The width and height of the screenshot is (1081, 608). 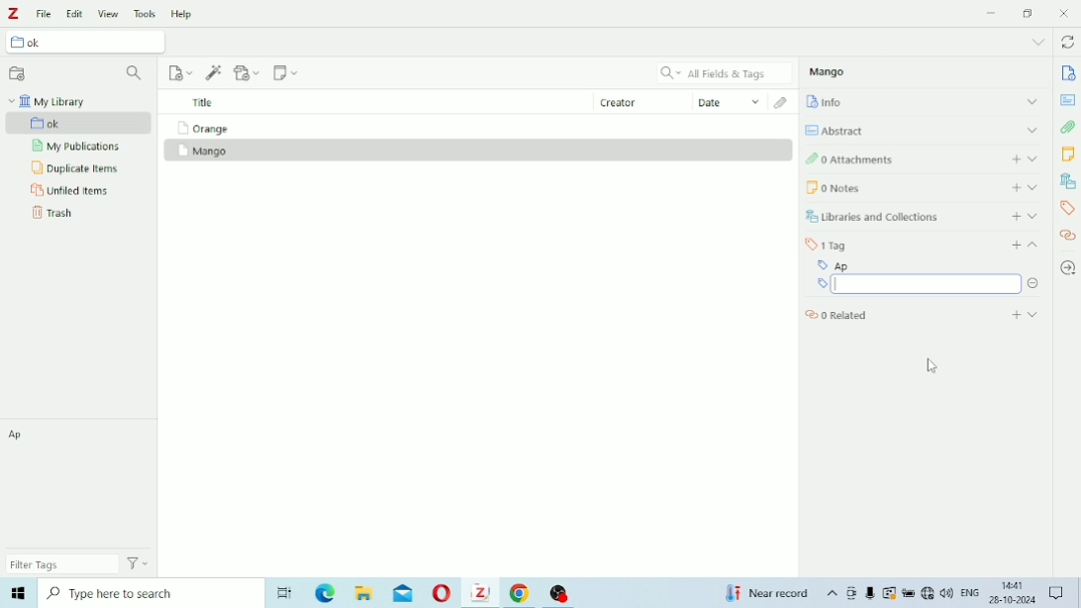 What do you see at coordinates (1014, 585) in the screenshot?
I see `14:41` at bounding box center [1014, 585].